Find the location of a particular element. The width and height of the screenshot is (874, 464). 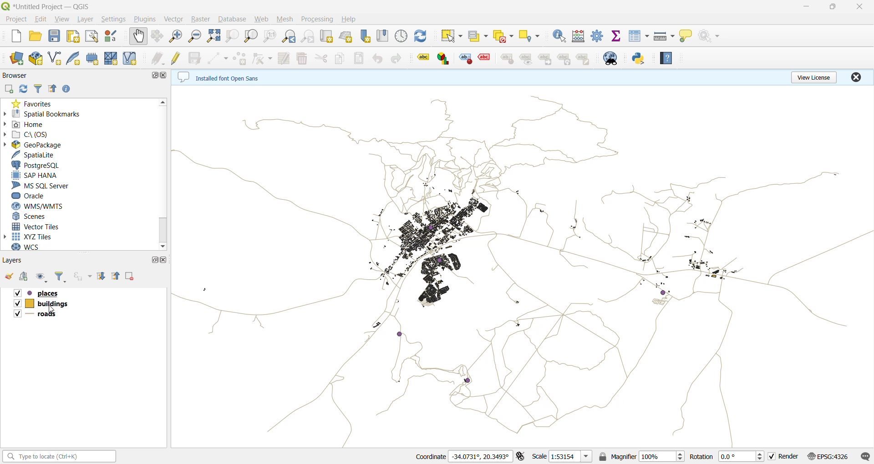

wms/wmts is located at coordinates (38, 206).